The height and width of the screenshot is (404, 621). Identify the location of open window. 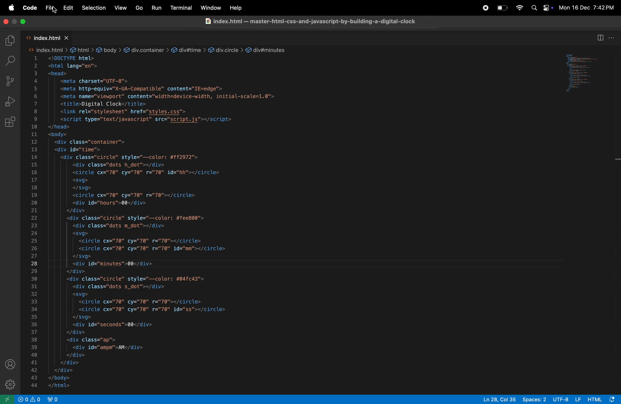
(8, 400).